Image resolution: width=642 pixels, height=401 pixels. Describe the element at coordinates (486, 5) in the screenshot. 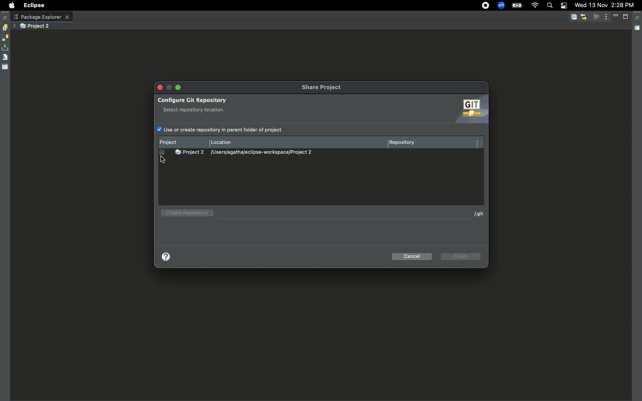

I see `Recording` at that location.